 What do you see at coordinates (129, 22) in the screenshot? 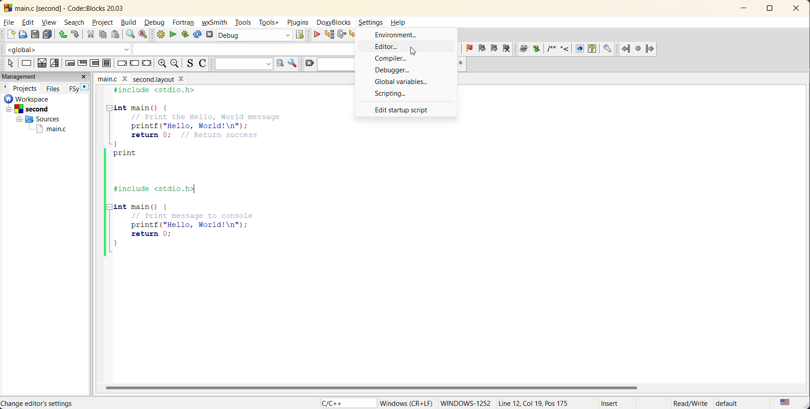
I see `build` at bounding box center [129, 22].